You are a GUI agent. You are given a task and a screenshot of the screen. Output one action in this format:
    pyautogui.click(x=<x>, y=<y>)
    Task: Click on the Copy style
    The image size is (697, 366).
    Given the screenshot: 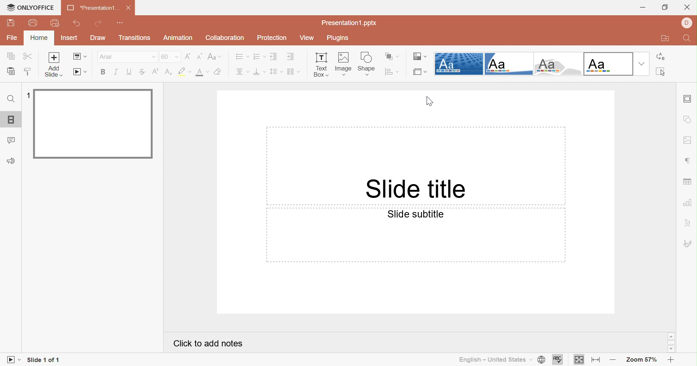 What is the action you would take?
    pyautogui.click(x=28, y=71)
    